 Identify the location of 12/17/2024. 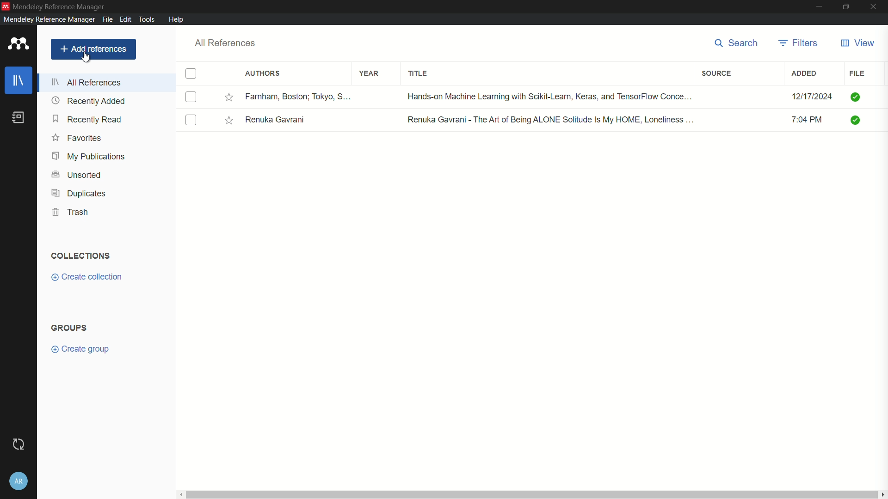
(812, 97).